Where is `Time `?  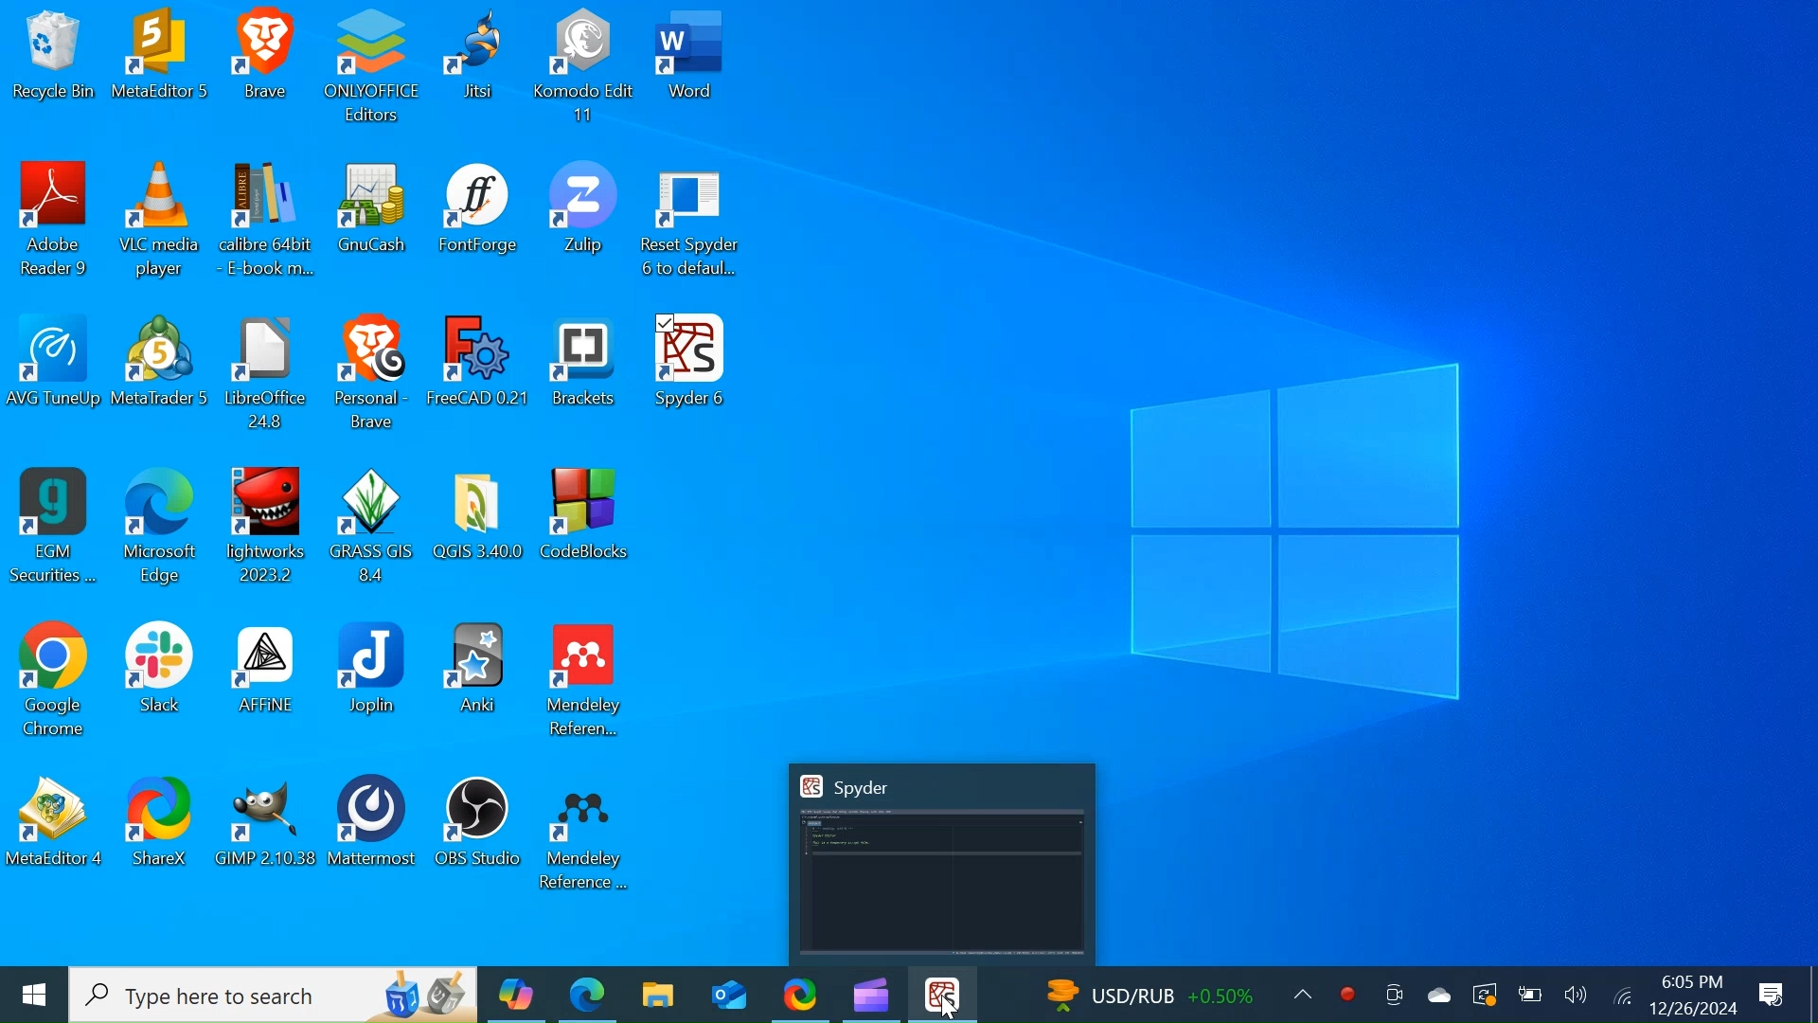
Time  is located at coordinates (1694, 981).